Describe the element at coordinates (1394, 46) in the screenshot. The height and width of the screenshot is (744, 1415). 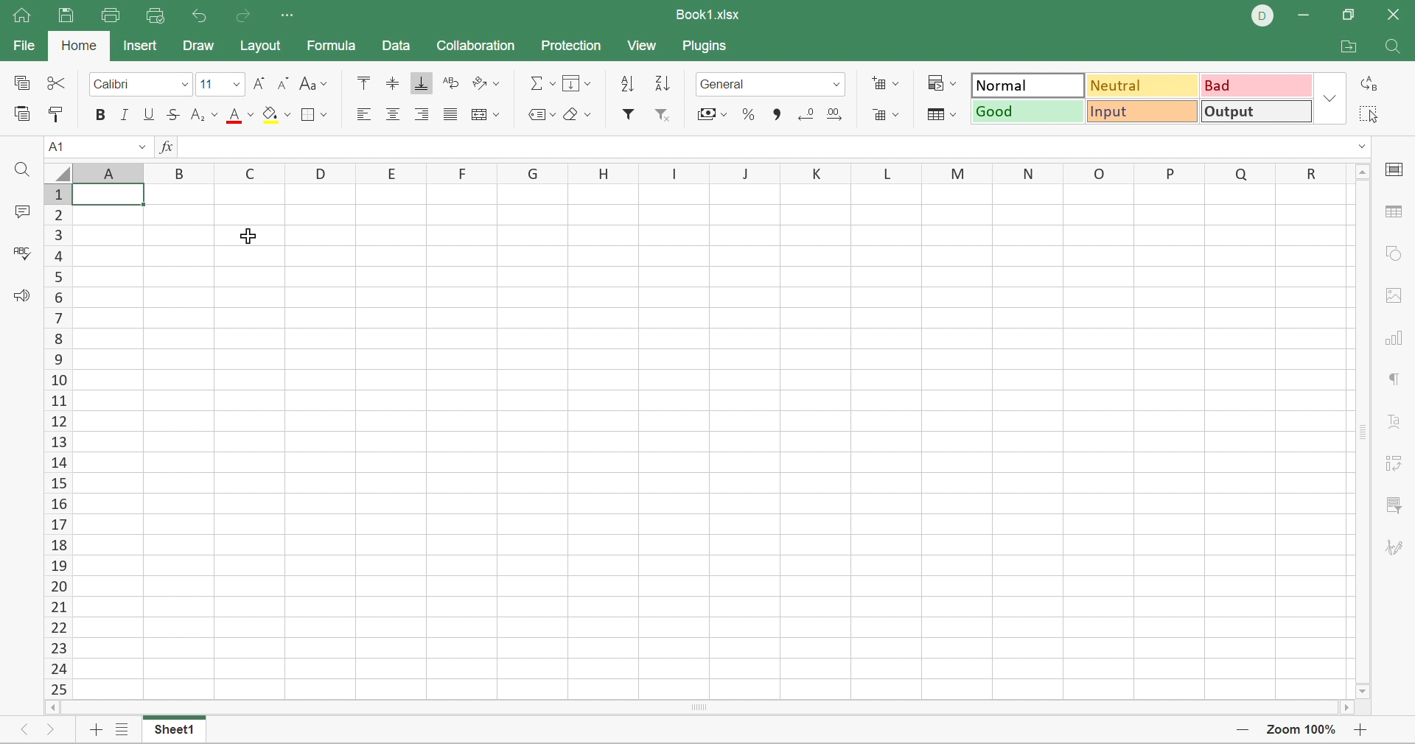
I see `Find` at that location.